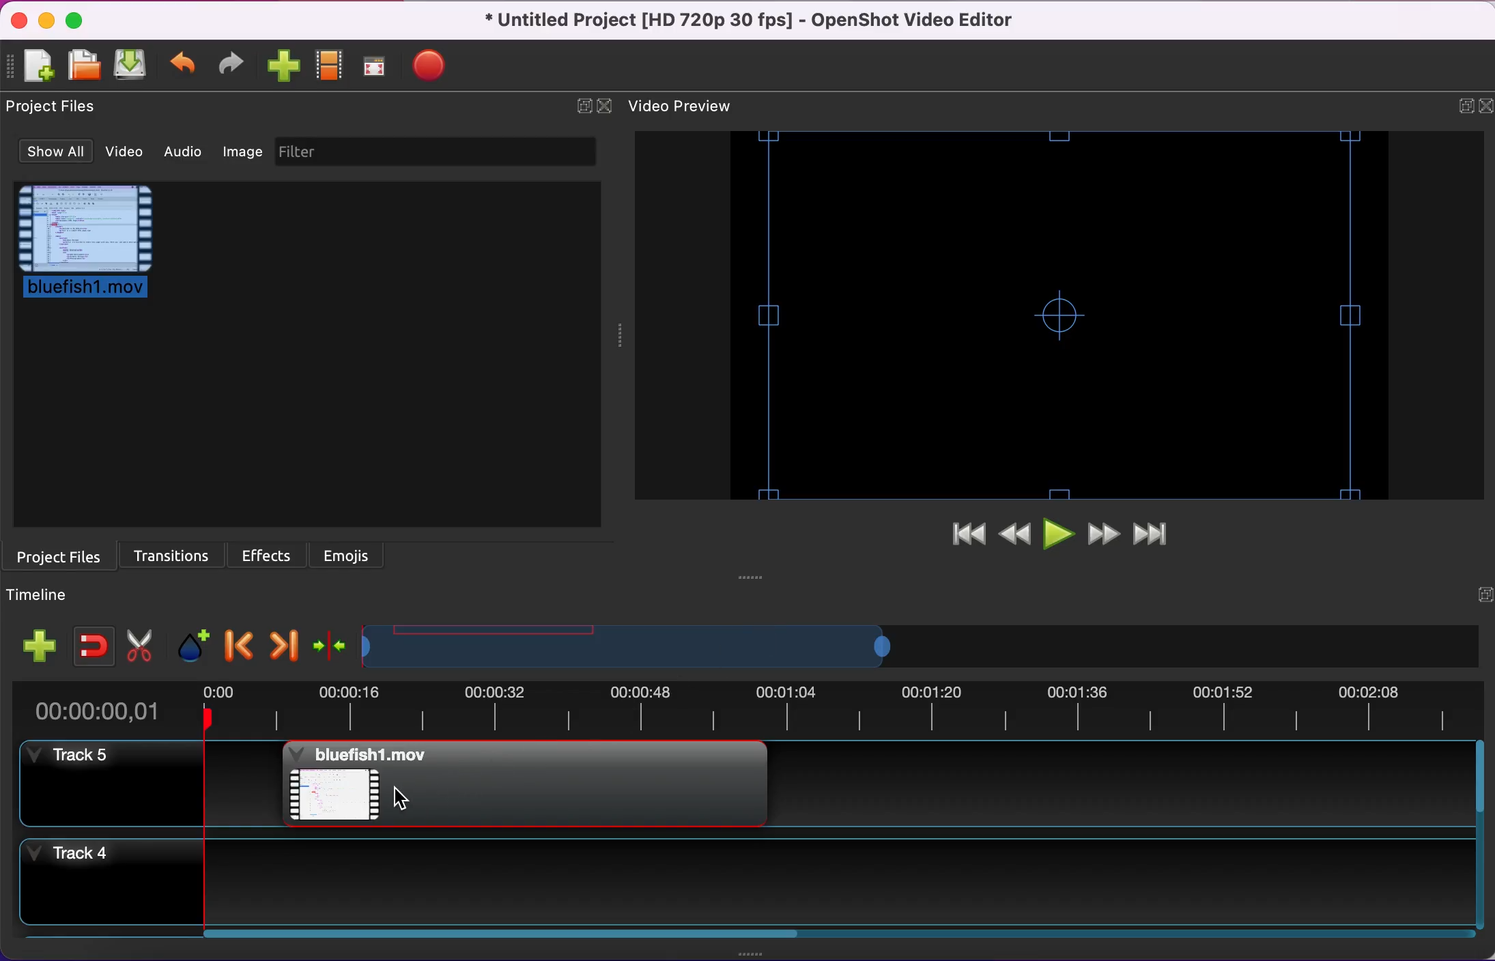 The image size is (1495, 961). I want to click on timeline, so click(627, 646).